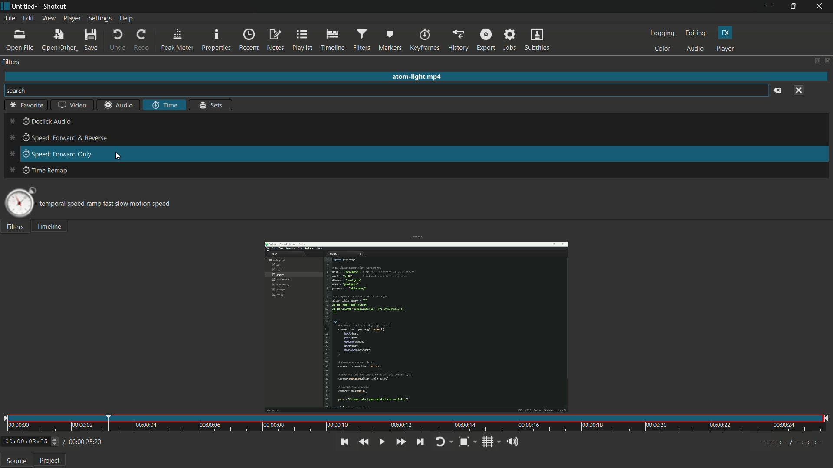 The image size is (833, 468). Describe the element at coordinates (364, 442) in the screenshot. I see `quickly play backwards` at that location.